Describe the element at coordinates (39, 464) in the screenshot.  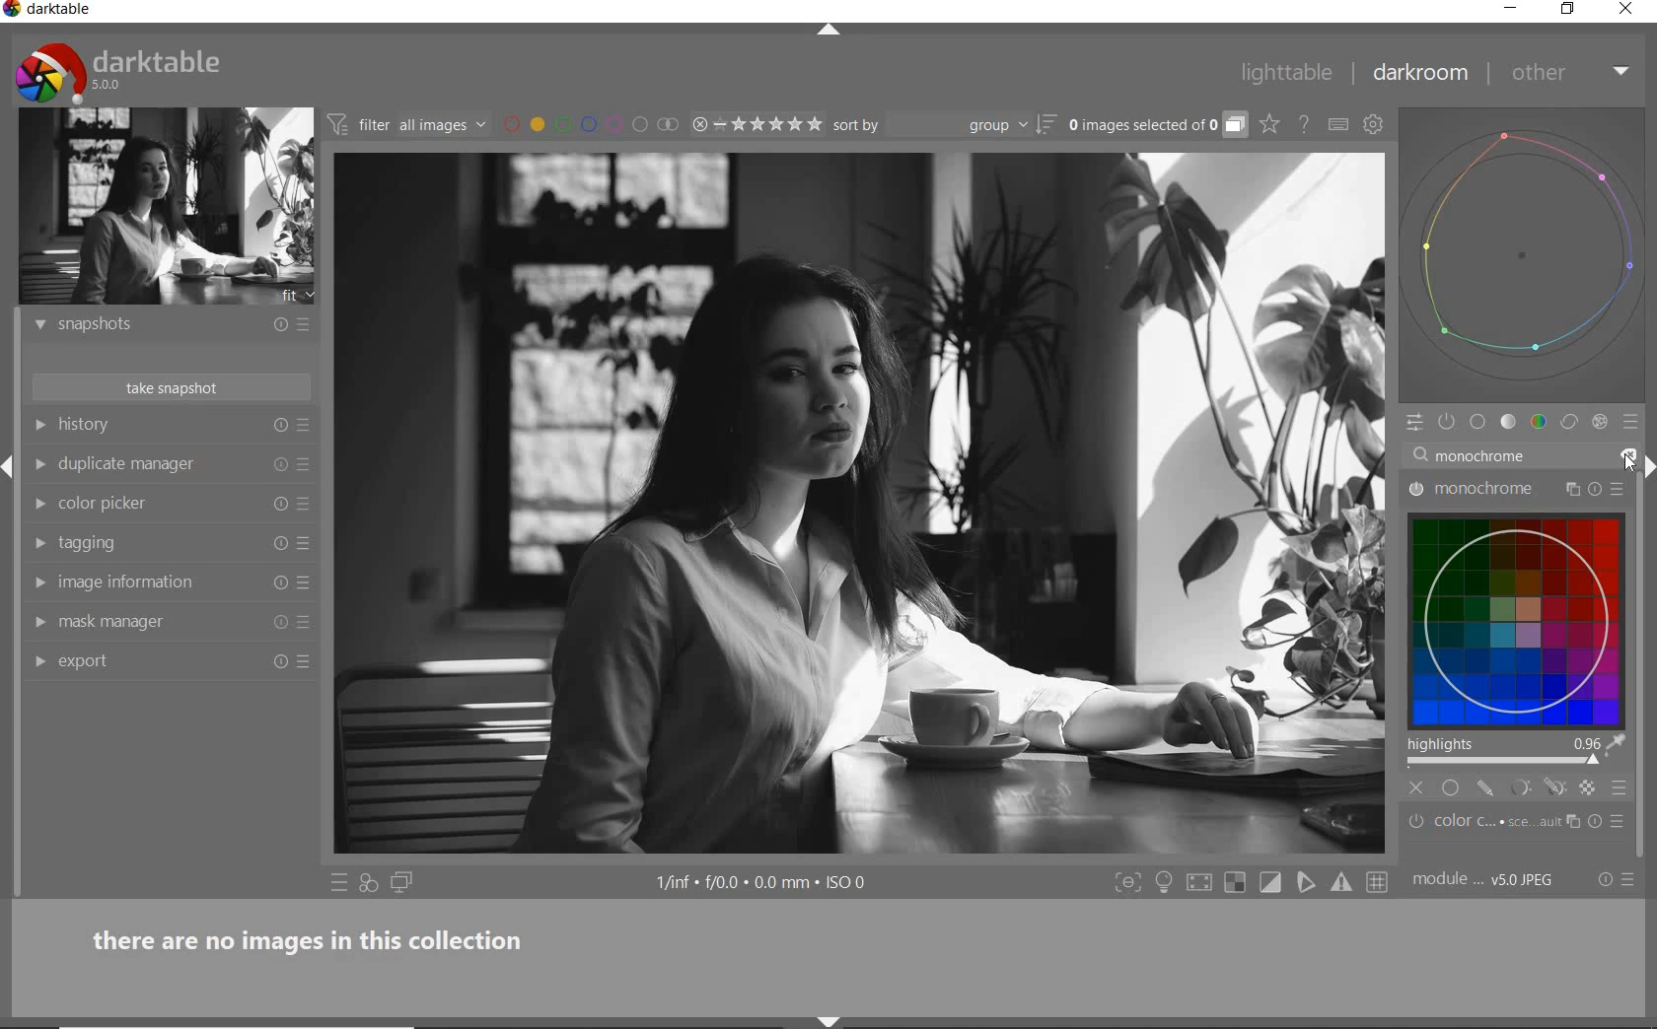
I see `show module` at that location.